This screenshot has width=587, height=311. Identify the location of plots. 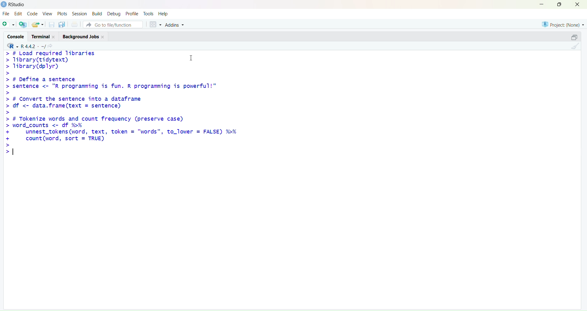
(63, 13).